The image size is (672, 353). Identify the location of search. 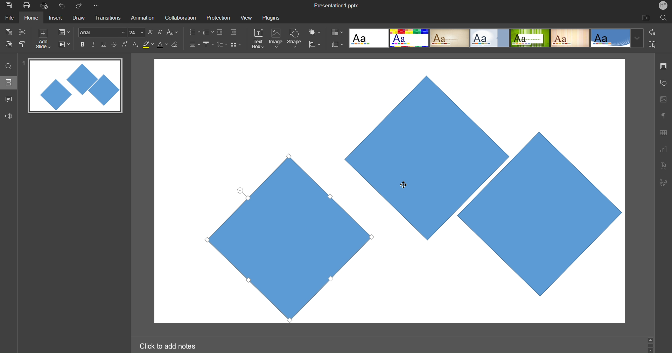
(664, 17).